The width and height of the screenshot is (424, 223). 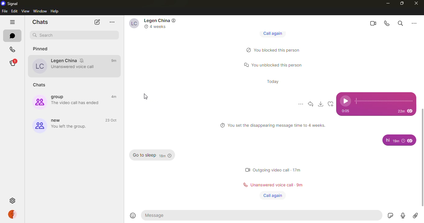 I want to click on like, so click(x=332, y=104).